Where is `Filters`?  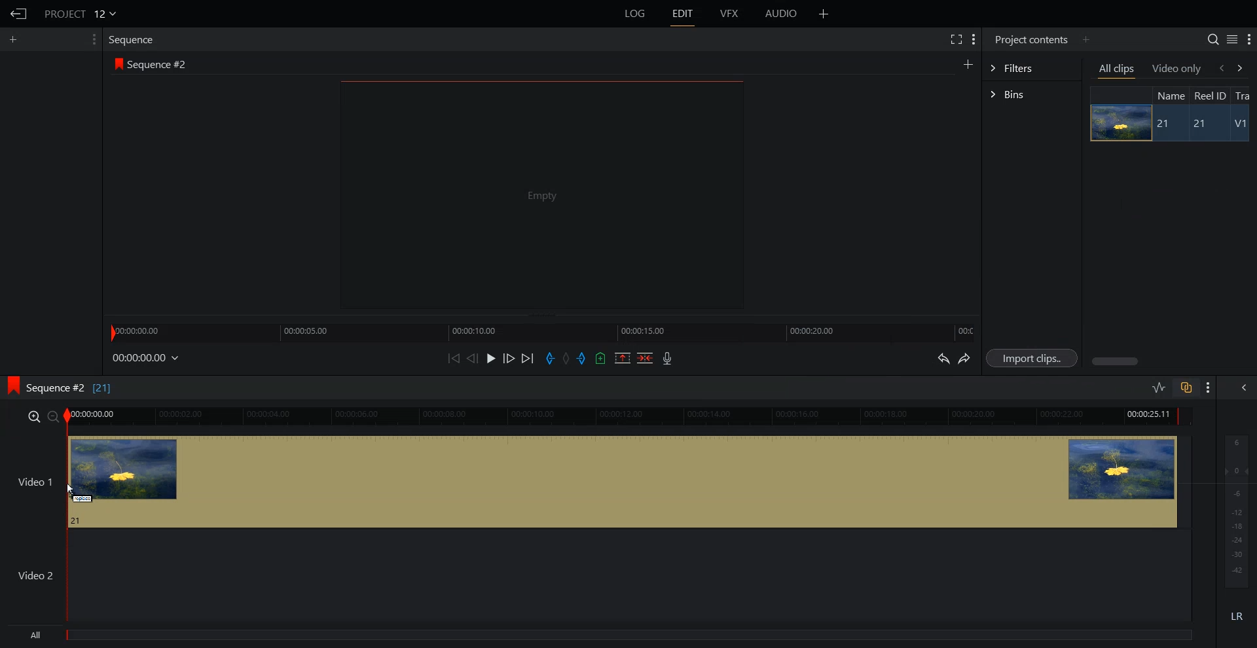 Filters is located at coordinates (1032, 68).